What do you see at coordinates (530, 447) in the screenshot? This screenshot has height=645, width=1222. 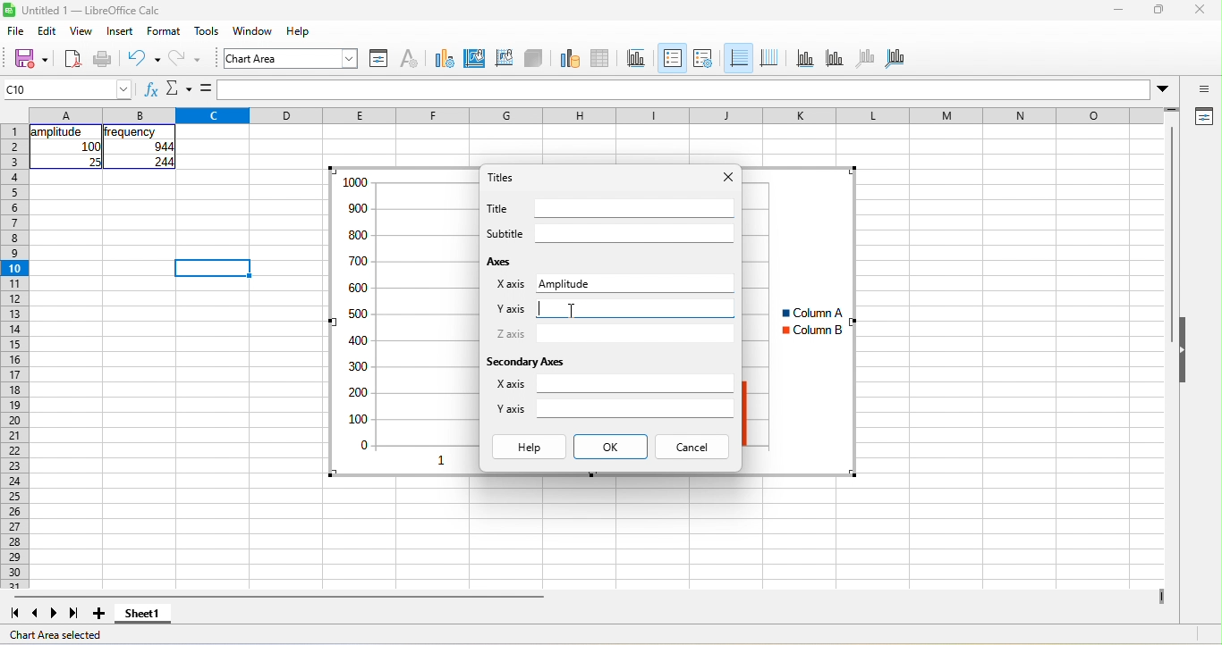 I see `help` at bounding box center [530, 447].